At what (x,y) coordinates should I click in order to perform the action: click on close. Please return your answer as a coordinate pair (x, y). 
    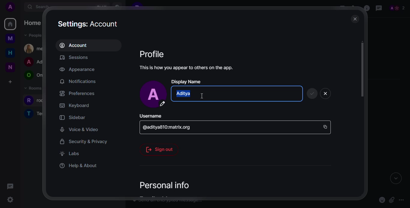
    Looking at the image, I should click on (325, 93).